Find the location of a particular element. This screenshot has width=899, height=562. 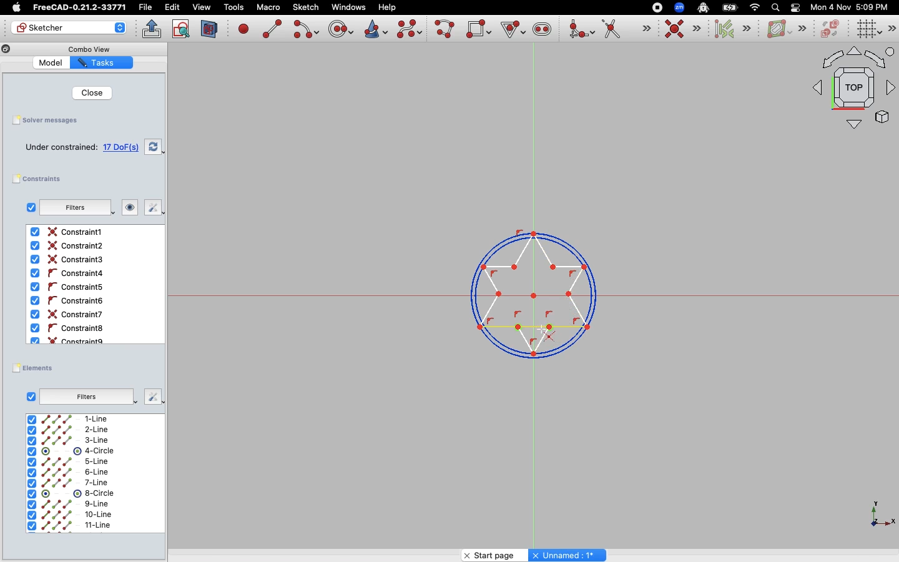

Constraint4 is located at coordinates (66, 274).